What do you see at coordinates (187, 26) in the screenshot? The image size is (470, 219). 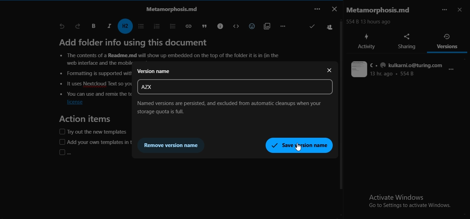 I see `insert link` at bounding box center [187, 26].